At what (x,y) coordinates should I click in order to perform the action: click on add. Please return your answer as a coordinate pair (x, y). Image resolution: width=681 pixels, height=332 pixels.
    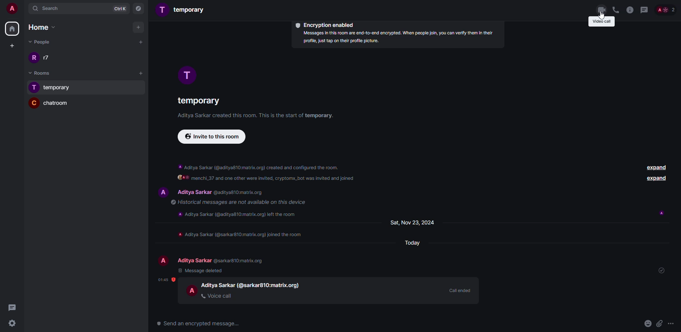
    Looking at the image, I should click on (139, 42).